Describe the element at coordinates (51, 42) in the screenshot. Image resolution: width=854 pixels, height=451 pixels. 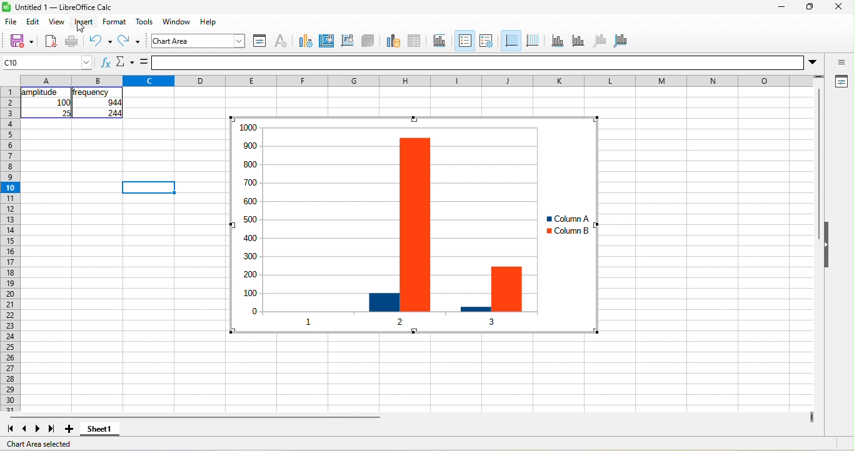
I see `export directly as pdf` at that location.